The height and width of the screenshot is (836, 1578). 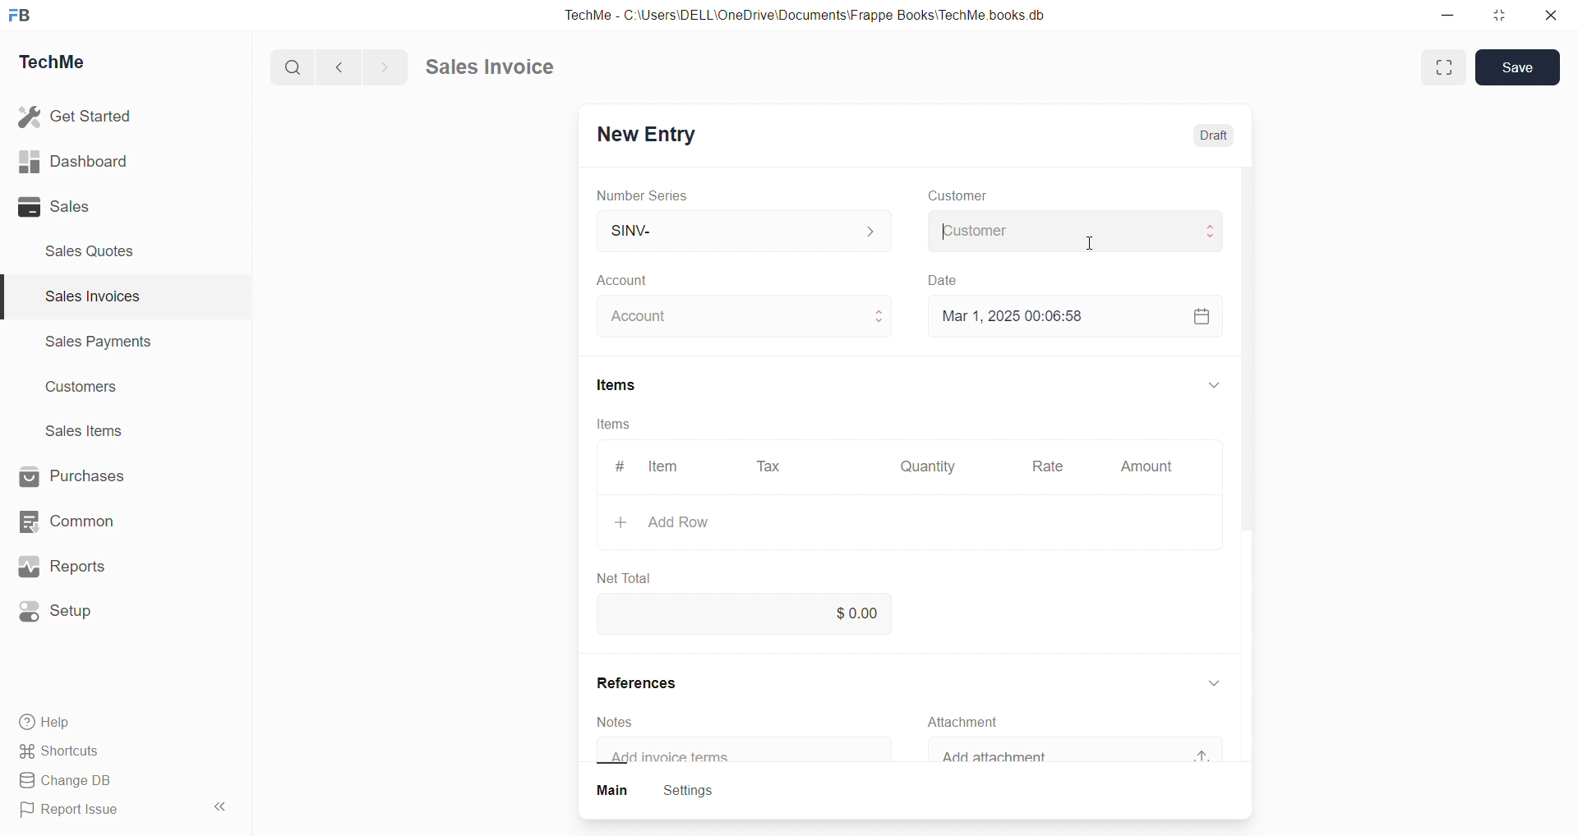 What do you see at coordinates (65, 618) in the screenshot?
I see `@ Setup` at bounding box center [65, 618].